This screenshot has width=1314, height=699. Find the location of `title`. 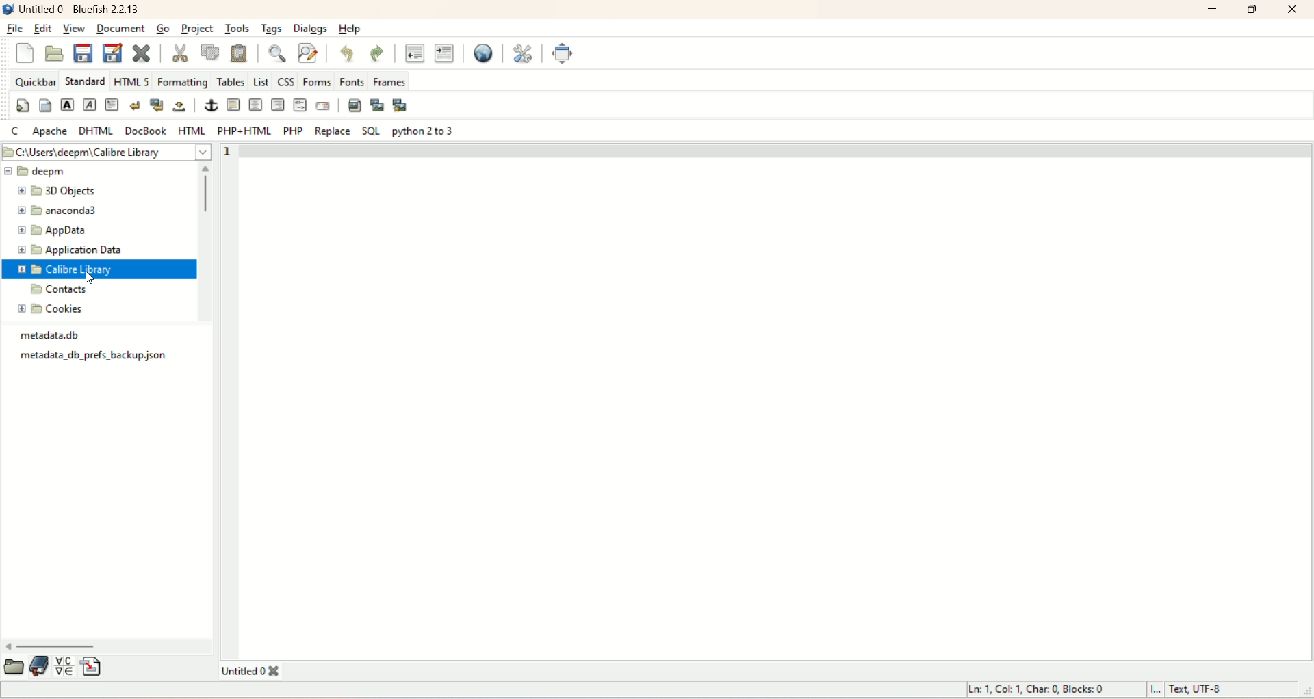

title is located at coordinates (81, 11).